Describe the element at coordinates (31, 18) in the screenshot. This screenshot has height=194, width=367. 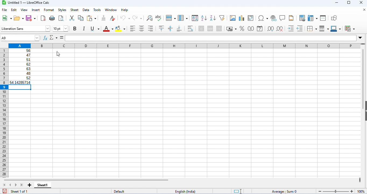
I see `save` at that location.